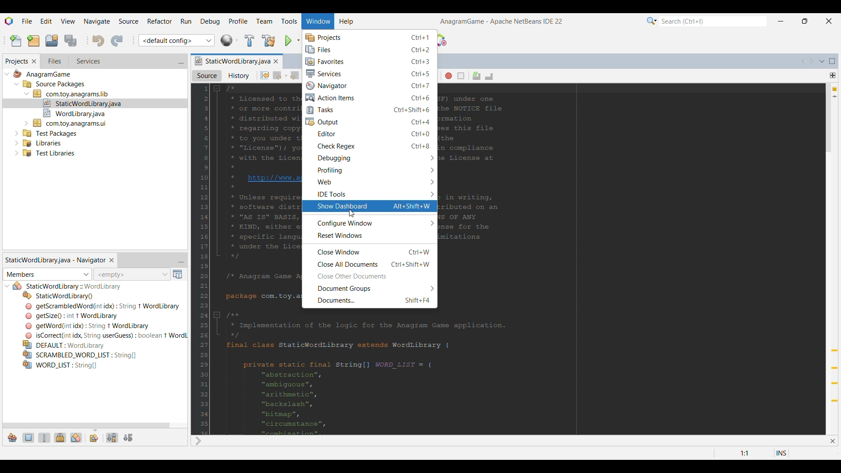 This screenshot has height=473, width=841. I want to click on Action items, so click(369, 98).